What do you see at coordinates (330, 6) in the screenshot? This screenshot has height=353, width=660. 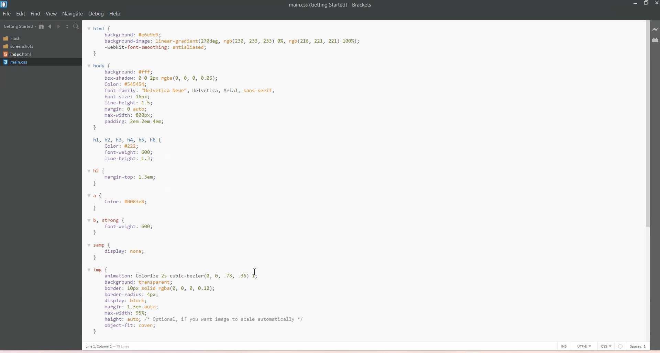 I see `main.css(Getting Started)-Brackets` at bounding box center [330, 6].